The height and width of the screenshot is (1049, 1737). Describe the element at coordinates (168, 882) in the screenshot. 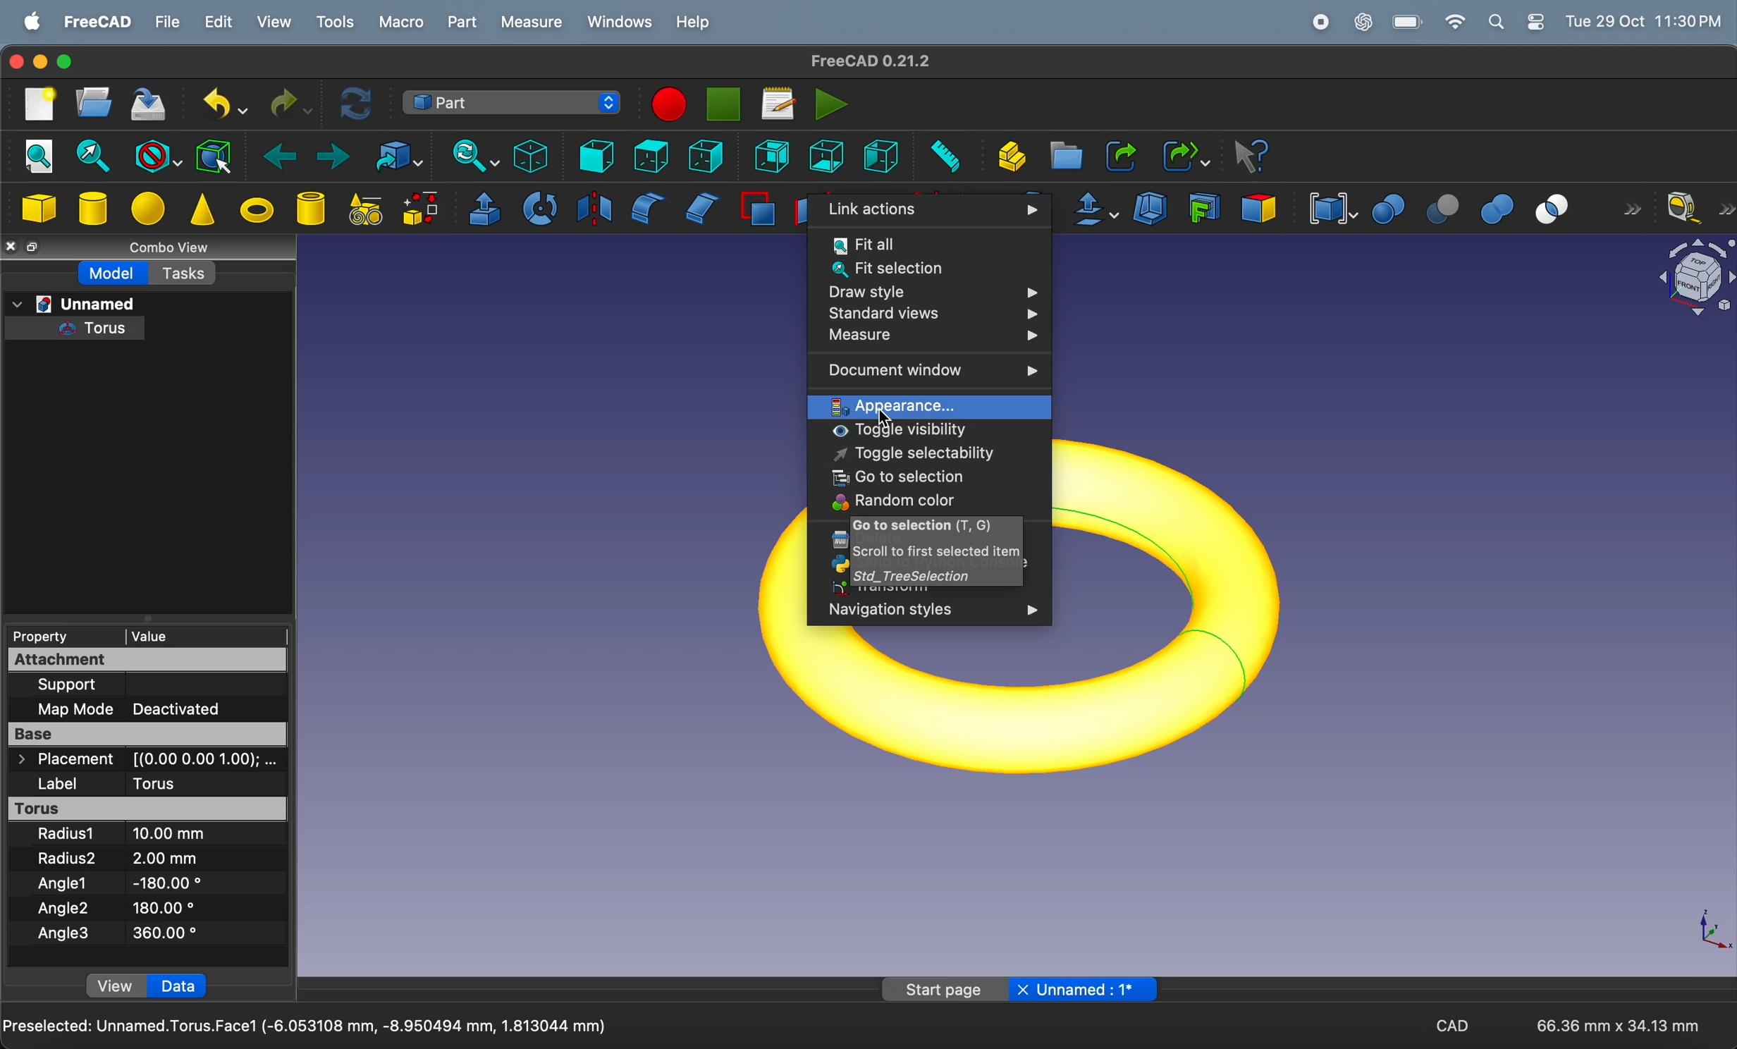

I see `-180.00` at that location.